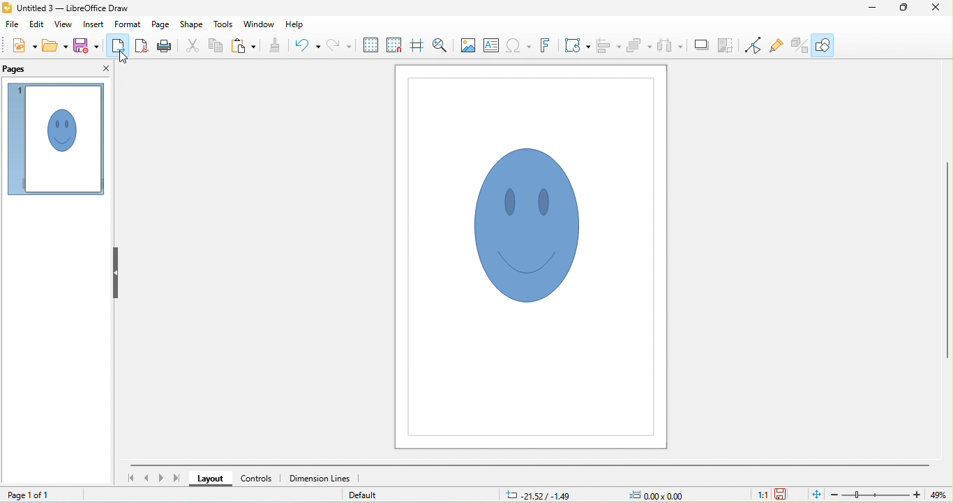  Describe the element at coordinates (88, 45) in the screenshot. I see `save` at that location.